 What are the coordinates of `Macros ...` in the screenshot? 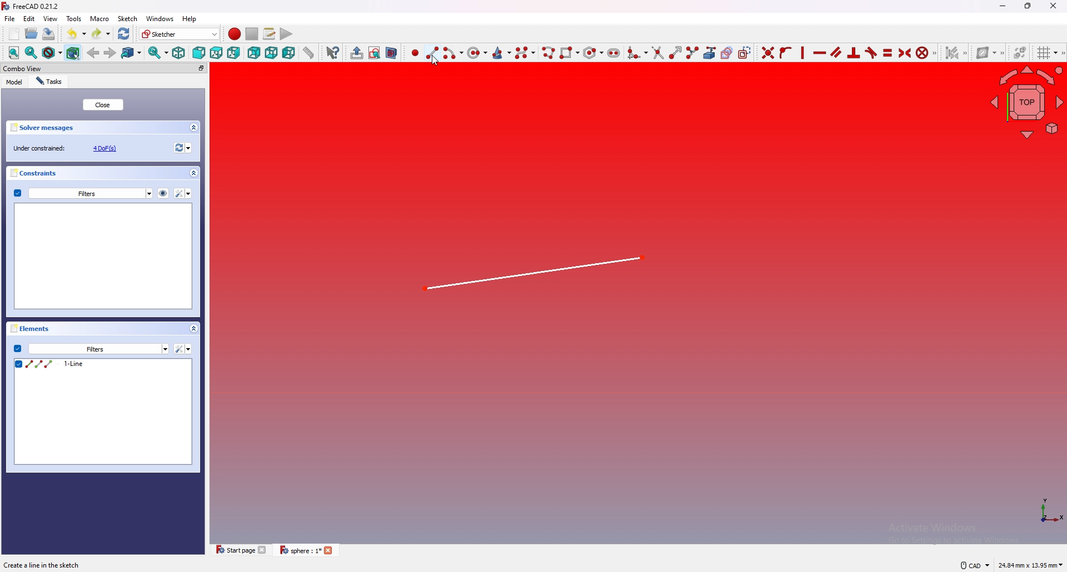 It's located at (268, 34).